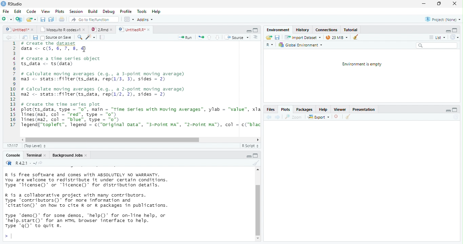 This screenshot has height=244, width=463. I want to click on Go to file/function, so click(93, 19).